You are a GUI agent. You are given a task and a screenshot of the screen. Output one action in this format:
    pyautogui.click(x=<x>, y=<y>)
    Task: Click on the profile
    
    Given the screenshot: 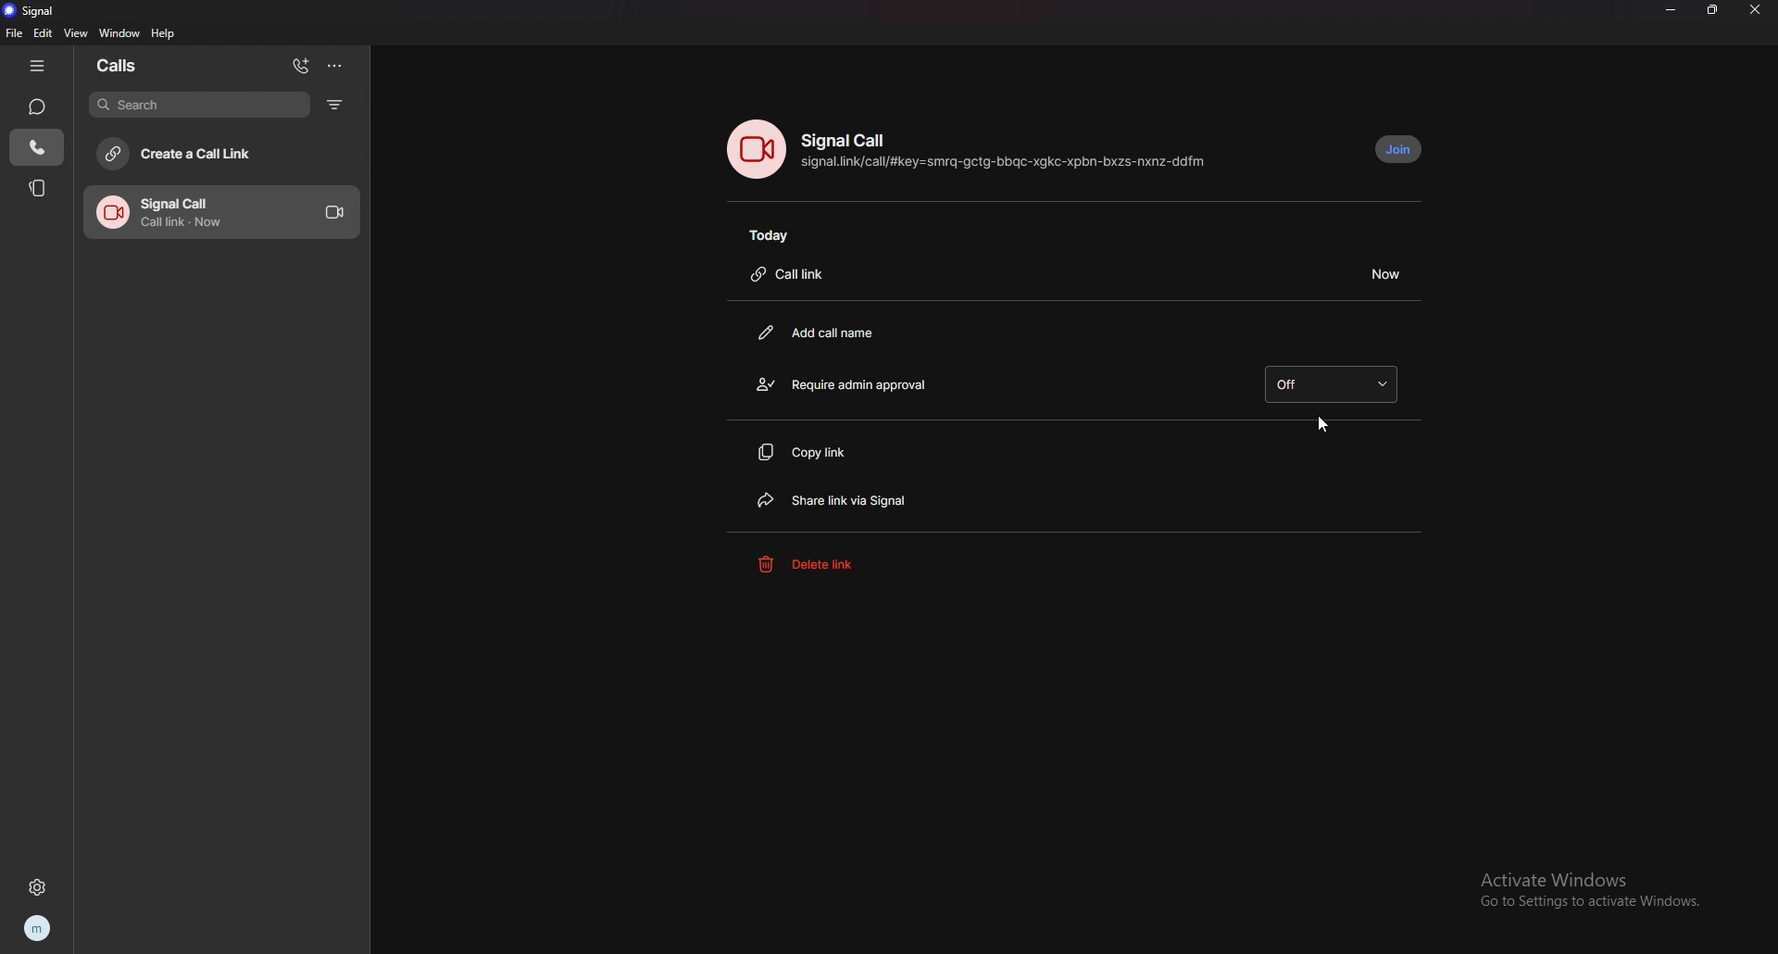 What is the action you would take?
    pyautogui.click(x=39, y=928)
    